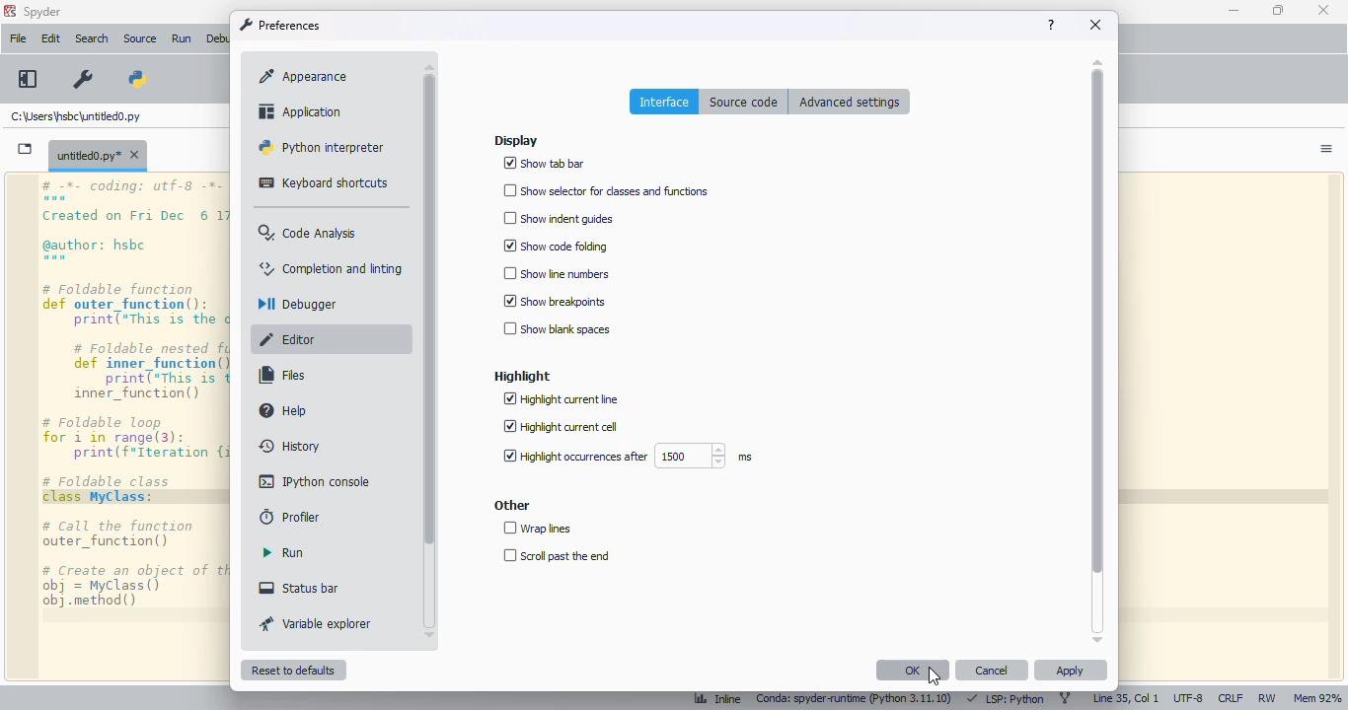 The width and height of the screenshot is (1348, 710). I want to click on apply, so click(1070, 670).